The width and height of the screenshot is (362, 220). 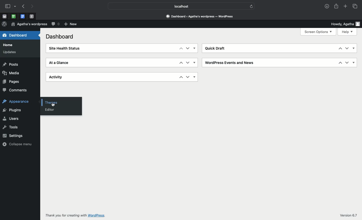 I want to click on refresh, so click(x=251, y=6).